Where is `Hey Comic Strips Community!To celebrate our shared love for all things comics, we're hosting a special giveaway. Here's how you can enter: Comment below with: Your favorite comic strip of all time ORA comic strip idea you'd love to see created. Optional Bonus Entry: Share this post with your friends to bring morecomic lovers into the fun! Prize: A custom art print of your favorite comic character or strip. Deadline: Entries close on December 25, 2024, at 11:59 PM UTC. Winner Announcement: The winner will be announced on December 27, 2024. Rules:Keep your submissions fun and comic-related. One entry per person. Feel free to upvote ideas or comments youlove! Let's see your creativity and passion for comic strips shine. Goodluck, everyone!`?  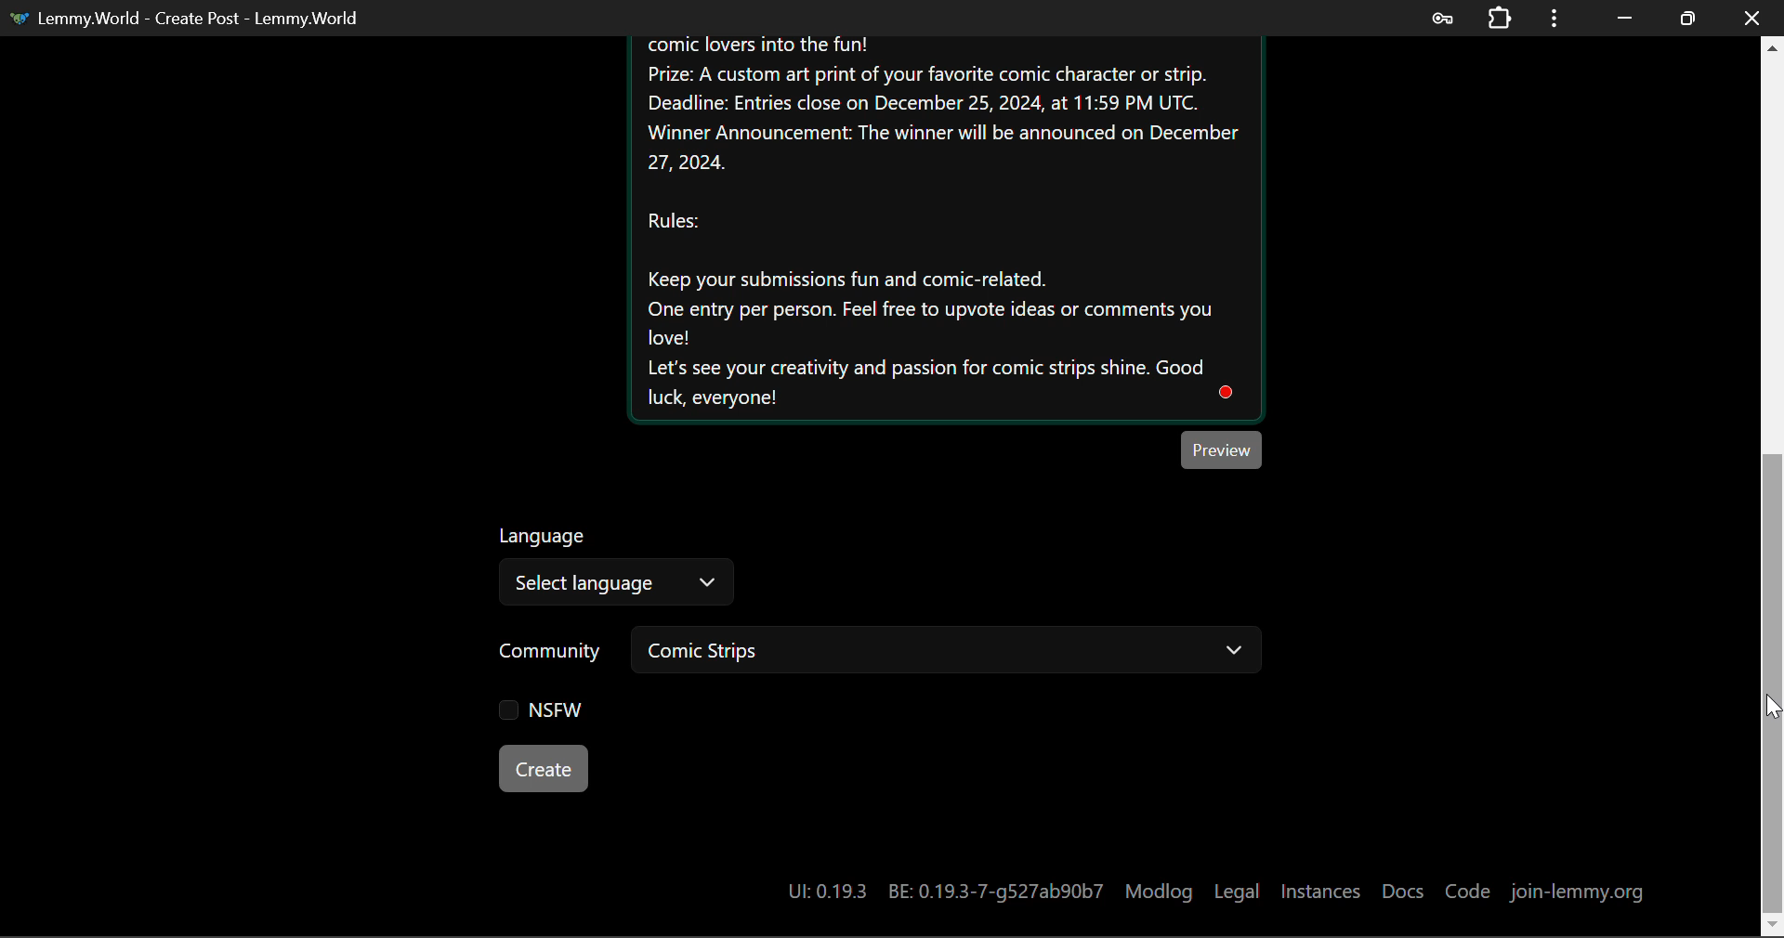
Hey Comic Strips Community!To celebrate our shared love for all things comics, we're hosting a special giveaway. Here's how you can enter: Comment below with: Your favorite comic strip of all time ORA comic strip idea you'd love to see created. Optional Bonus Entry: Share this post with your friends to bring morecomic lovers into the fun! Prize: A custom art print of your favorite comic character or strip. Deadline: Entries close on December 25, 2024, at 11:59 PM UTC. Winner Announcement: The winner will be announced on December 27, 2024. Rules:Keep your submissions fun and comic-related. One entry per person. Feel free to upvote ideas or comments youlove! Let's see your creativity and passion for comic strips shine. Goodluck, everyone! is located at coordinates (944, 228).